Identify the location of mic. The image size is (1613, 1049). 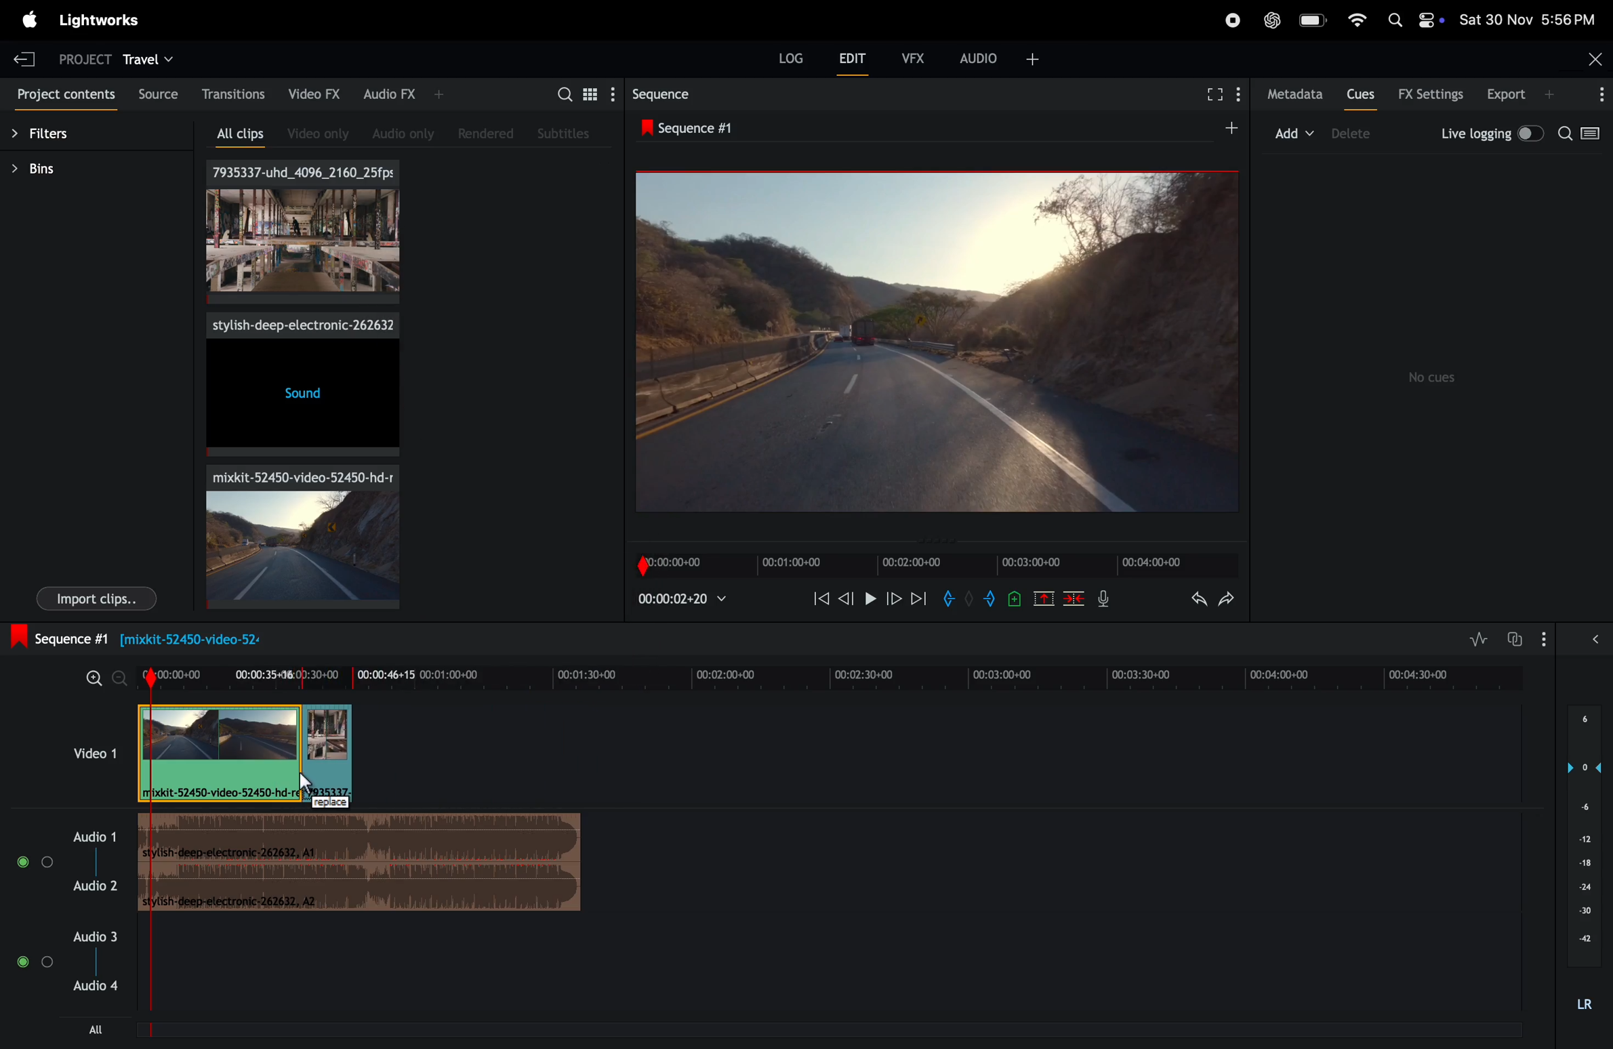
(1102, 602).